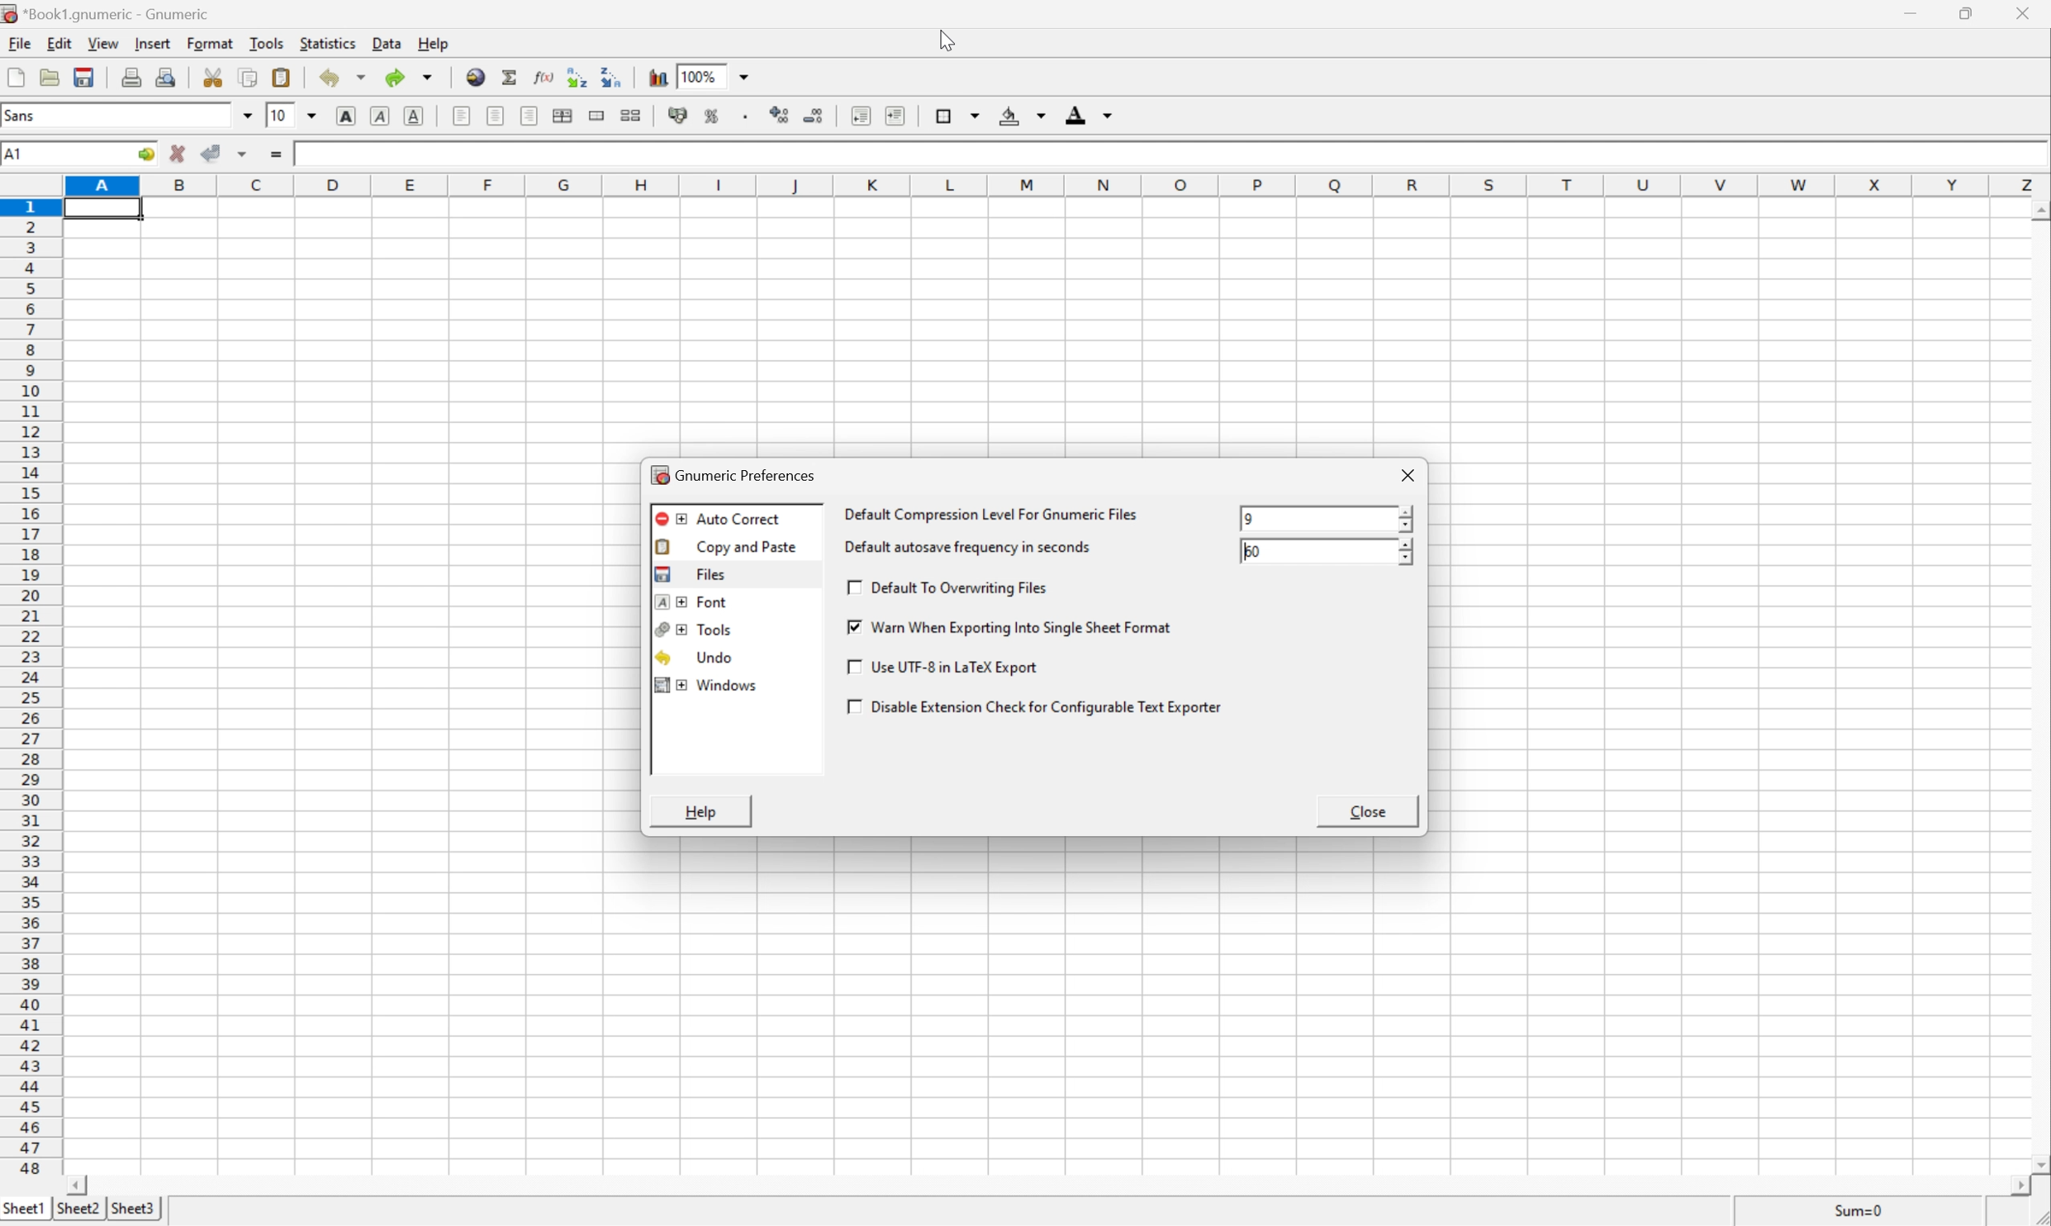 The height and width of the screenshot is (1226, 2051). I want to click on scroll up, so click(2038, 209).